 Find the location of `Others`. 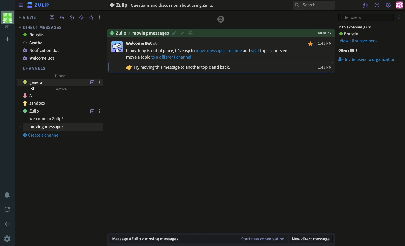

Others is located at coordinates (347, 50).